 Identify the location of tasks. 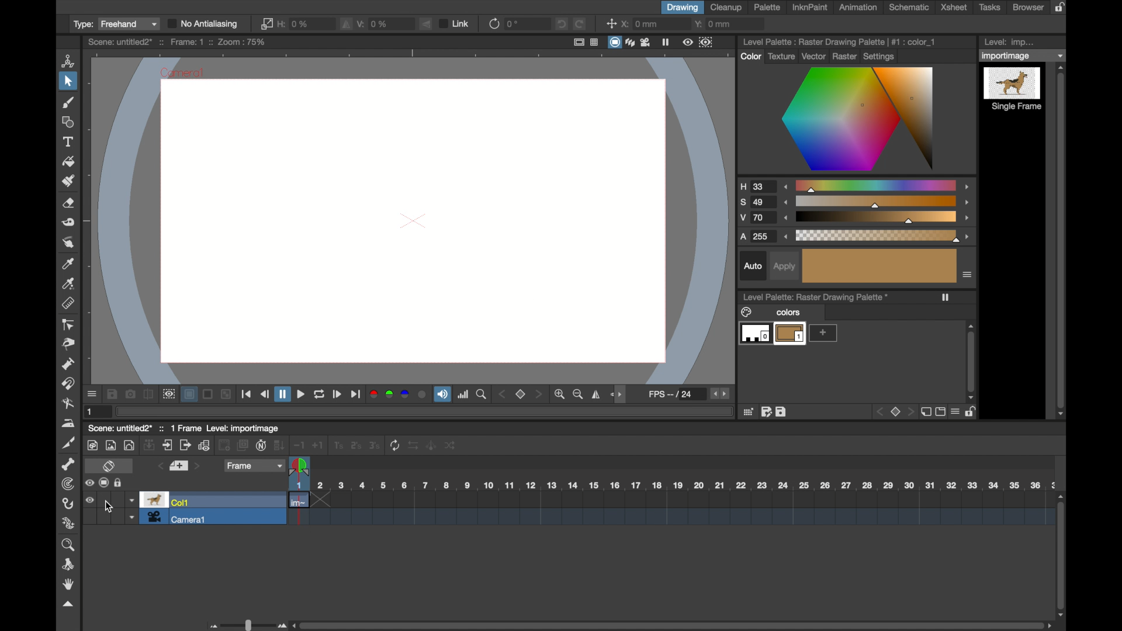
(990, 7).